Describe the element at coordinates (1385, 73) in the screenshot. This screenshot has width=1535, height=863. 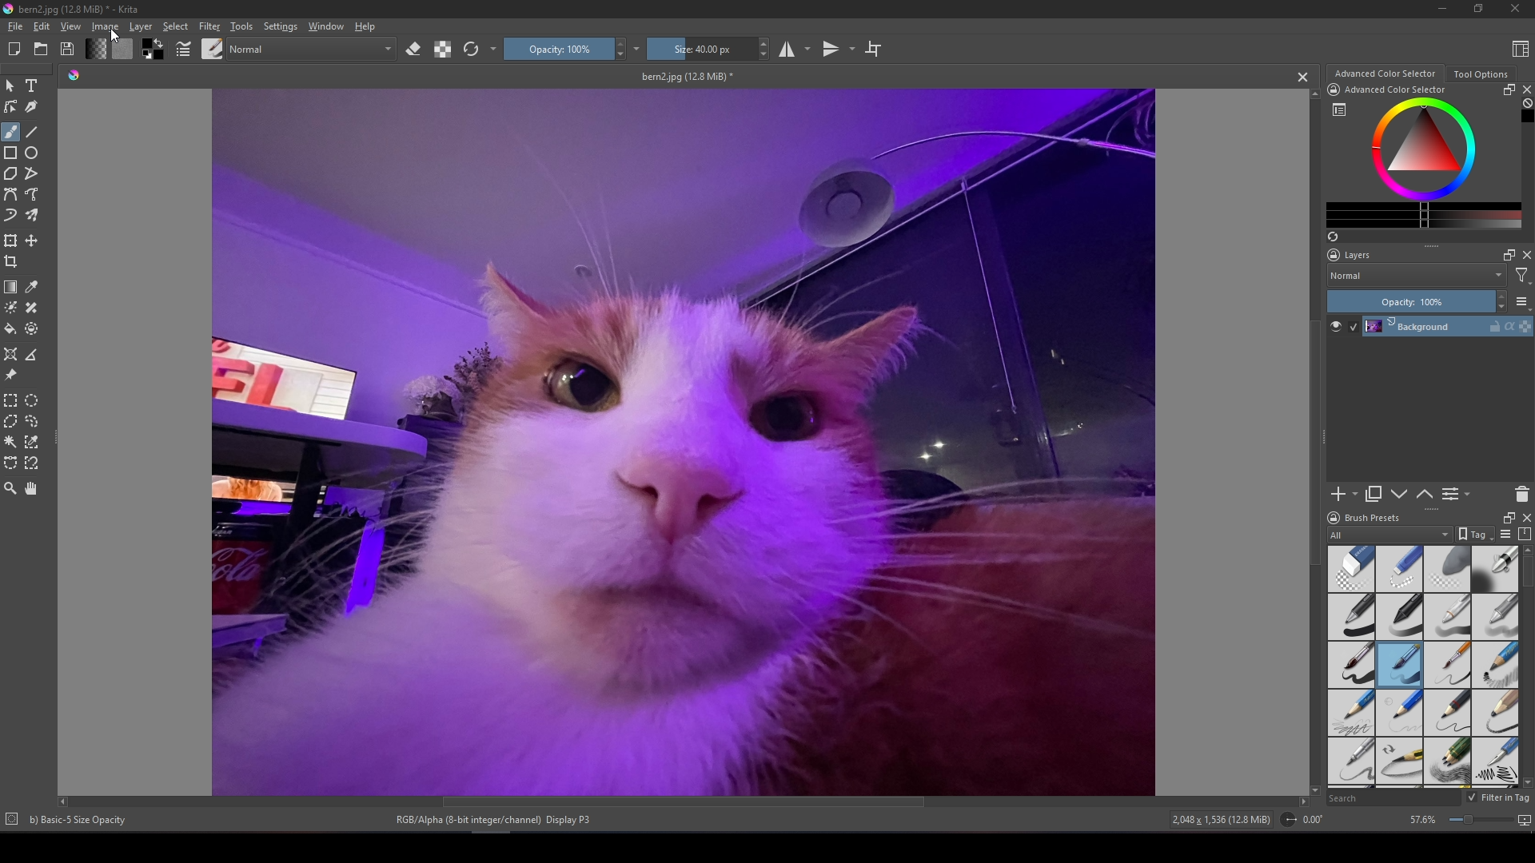
I see `Advanced color selector` at that location.